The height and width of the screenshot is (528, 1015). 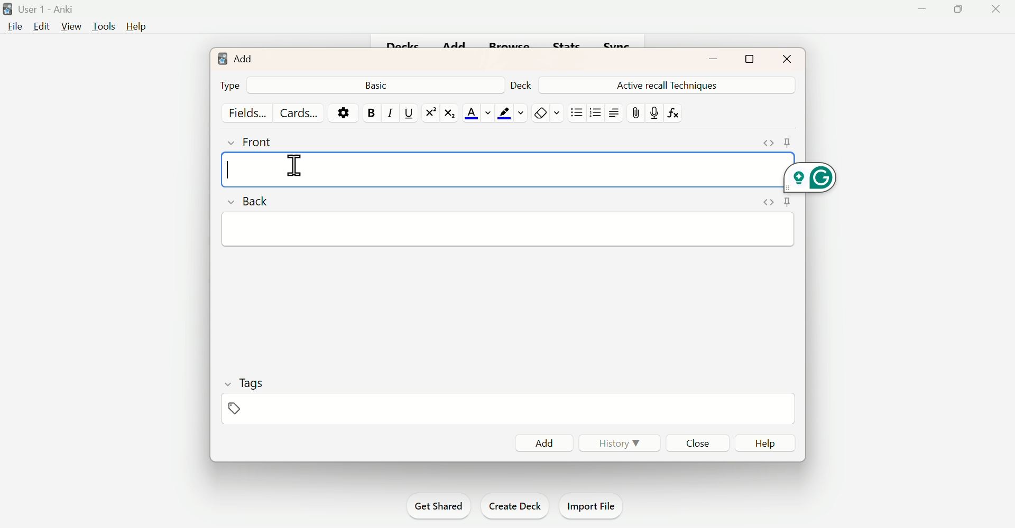 I want to click on Bold, so click(x=371, y=111).